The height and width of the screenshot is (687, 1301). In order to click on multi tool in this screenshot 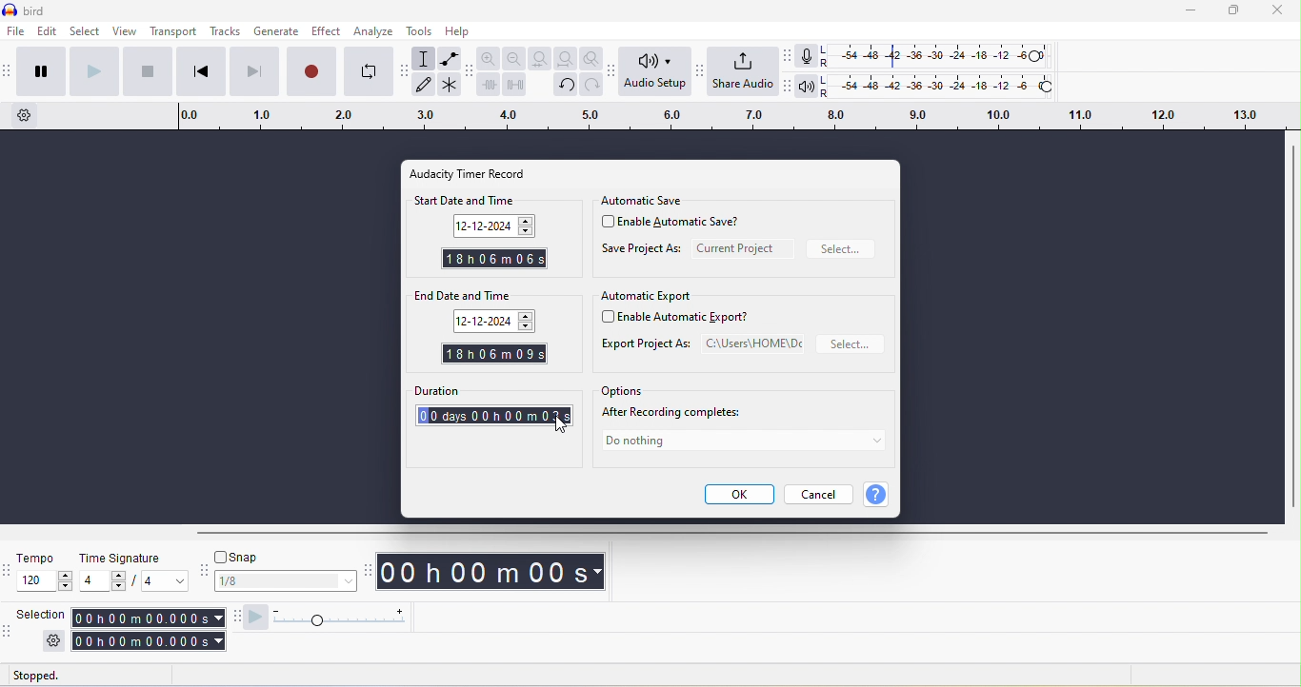, I will do `click(450, 86)`.